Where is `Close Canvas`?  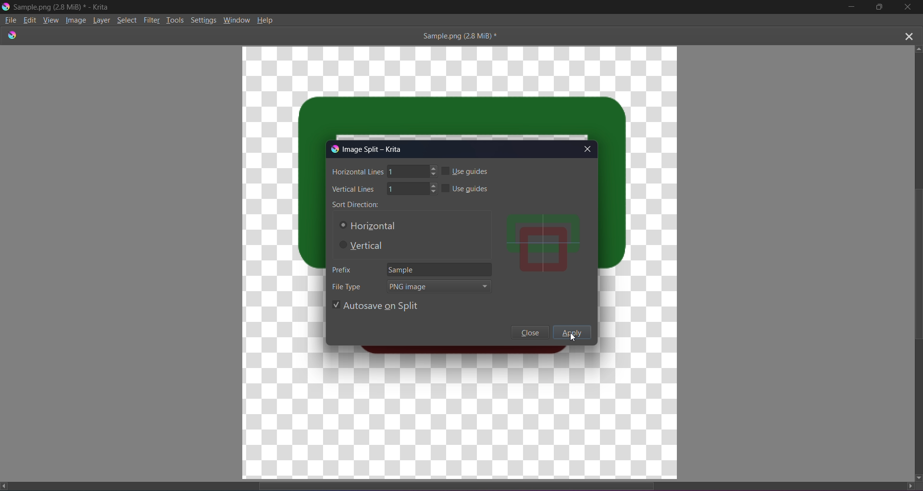 Close Canvas is located at coordinates (909, 35).